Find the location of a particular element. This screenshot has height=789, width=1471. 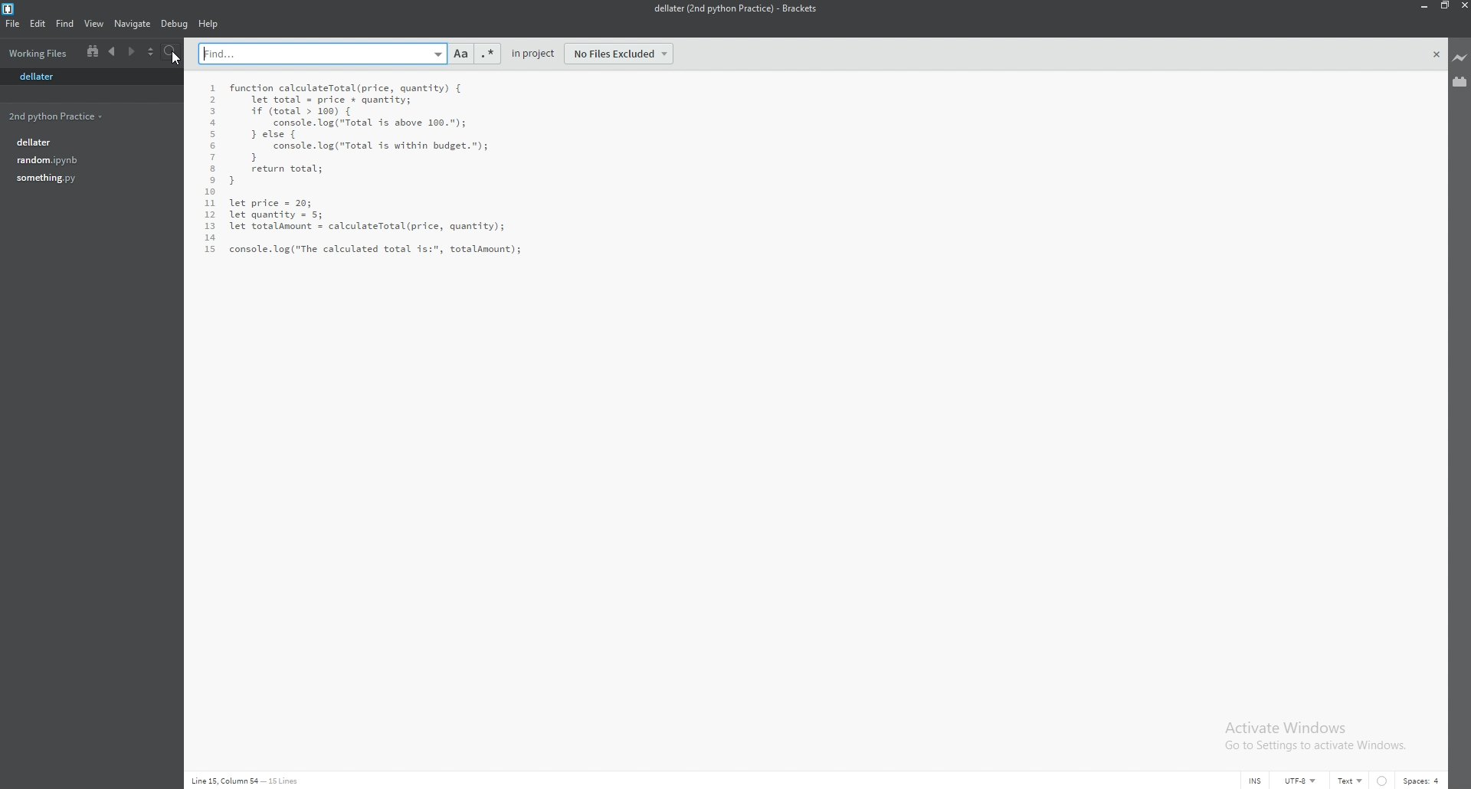

spaces: 4 is located at coordinates (1422, 781).